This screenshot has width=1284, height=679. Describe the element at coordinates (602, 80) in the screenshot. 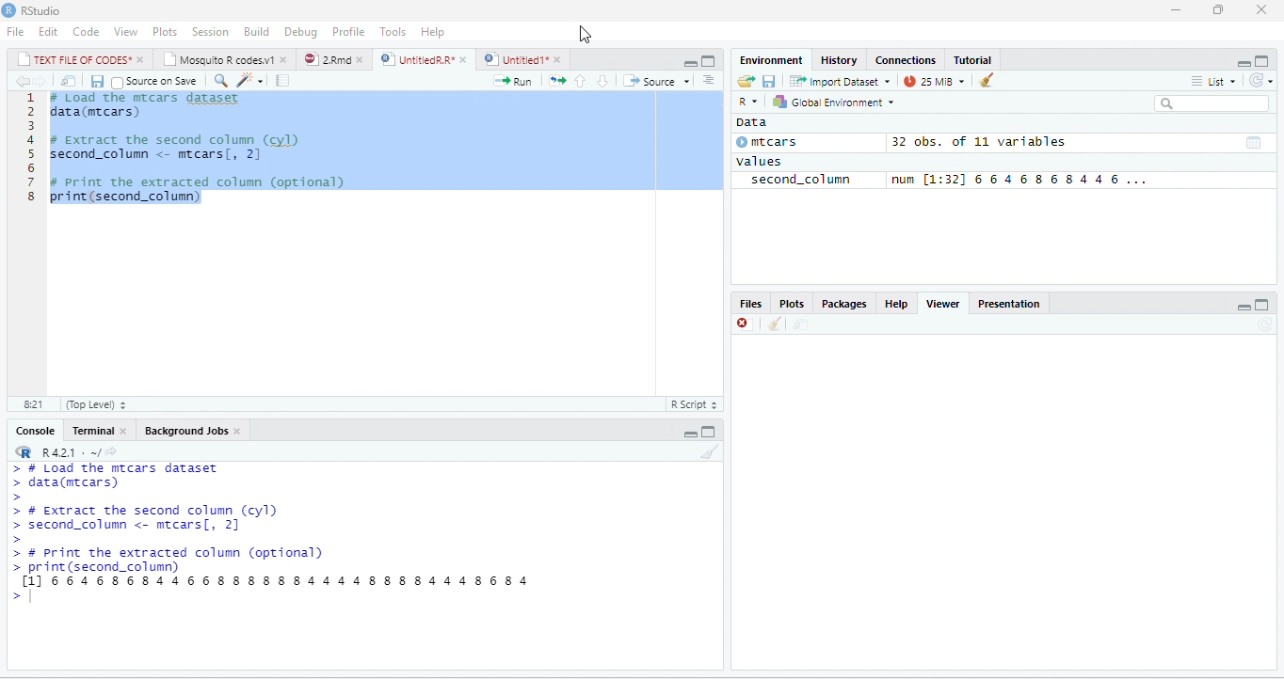

I see `go to next section/chunk` at that location.